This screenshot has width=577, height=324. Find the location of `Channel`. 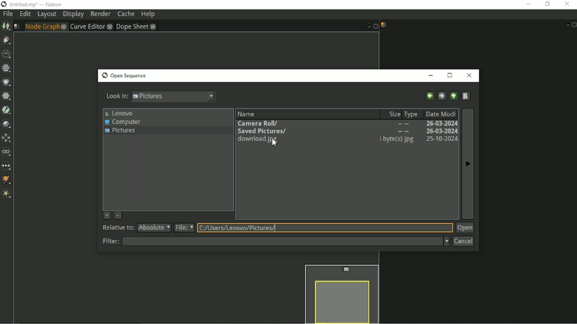

Channel is located at coordinates (6, 68).